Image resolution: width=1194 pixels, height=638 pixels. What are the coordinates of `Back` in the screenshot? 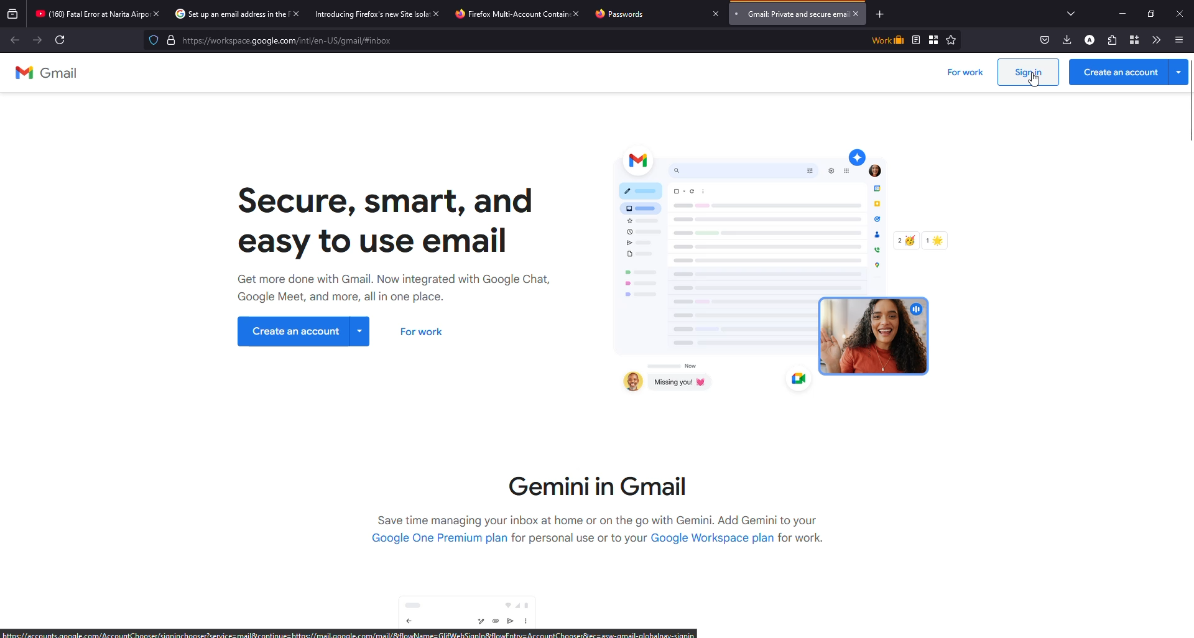 It's located at (17, 41).